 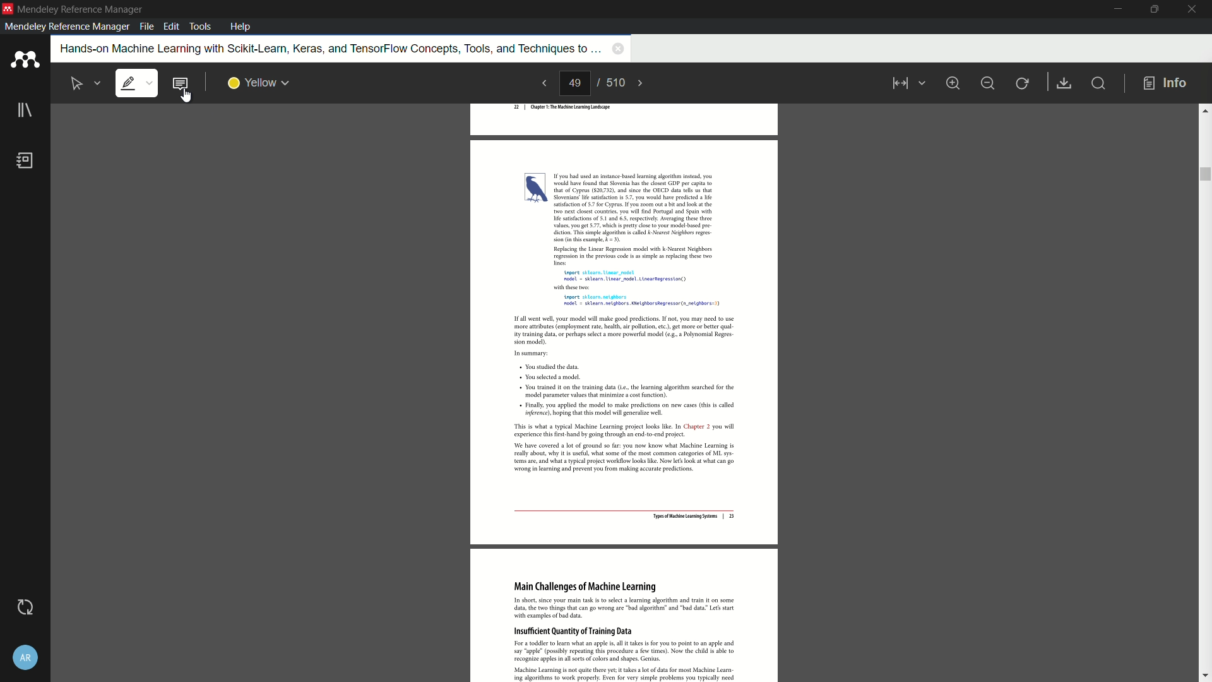 What do you see at coordinates (1165, 83) in the screenshot?
I see `info` at bounding box center [1165, 83].